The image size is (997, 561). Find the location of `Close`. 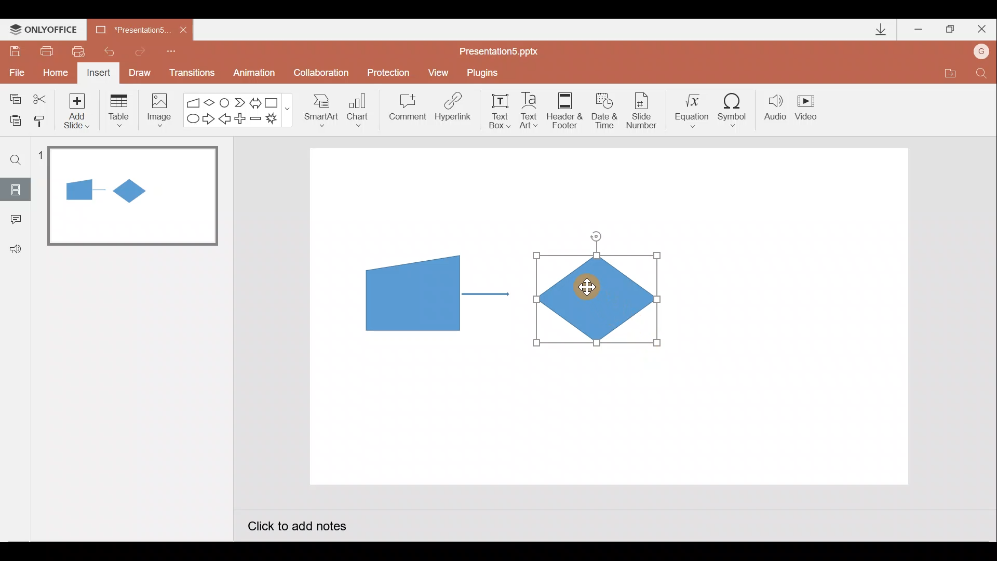

Close is located at coordinates (982, 31).